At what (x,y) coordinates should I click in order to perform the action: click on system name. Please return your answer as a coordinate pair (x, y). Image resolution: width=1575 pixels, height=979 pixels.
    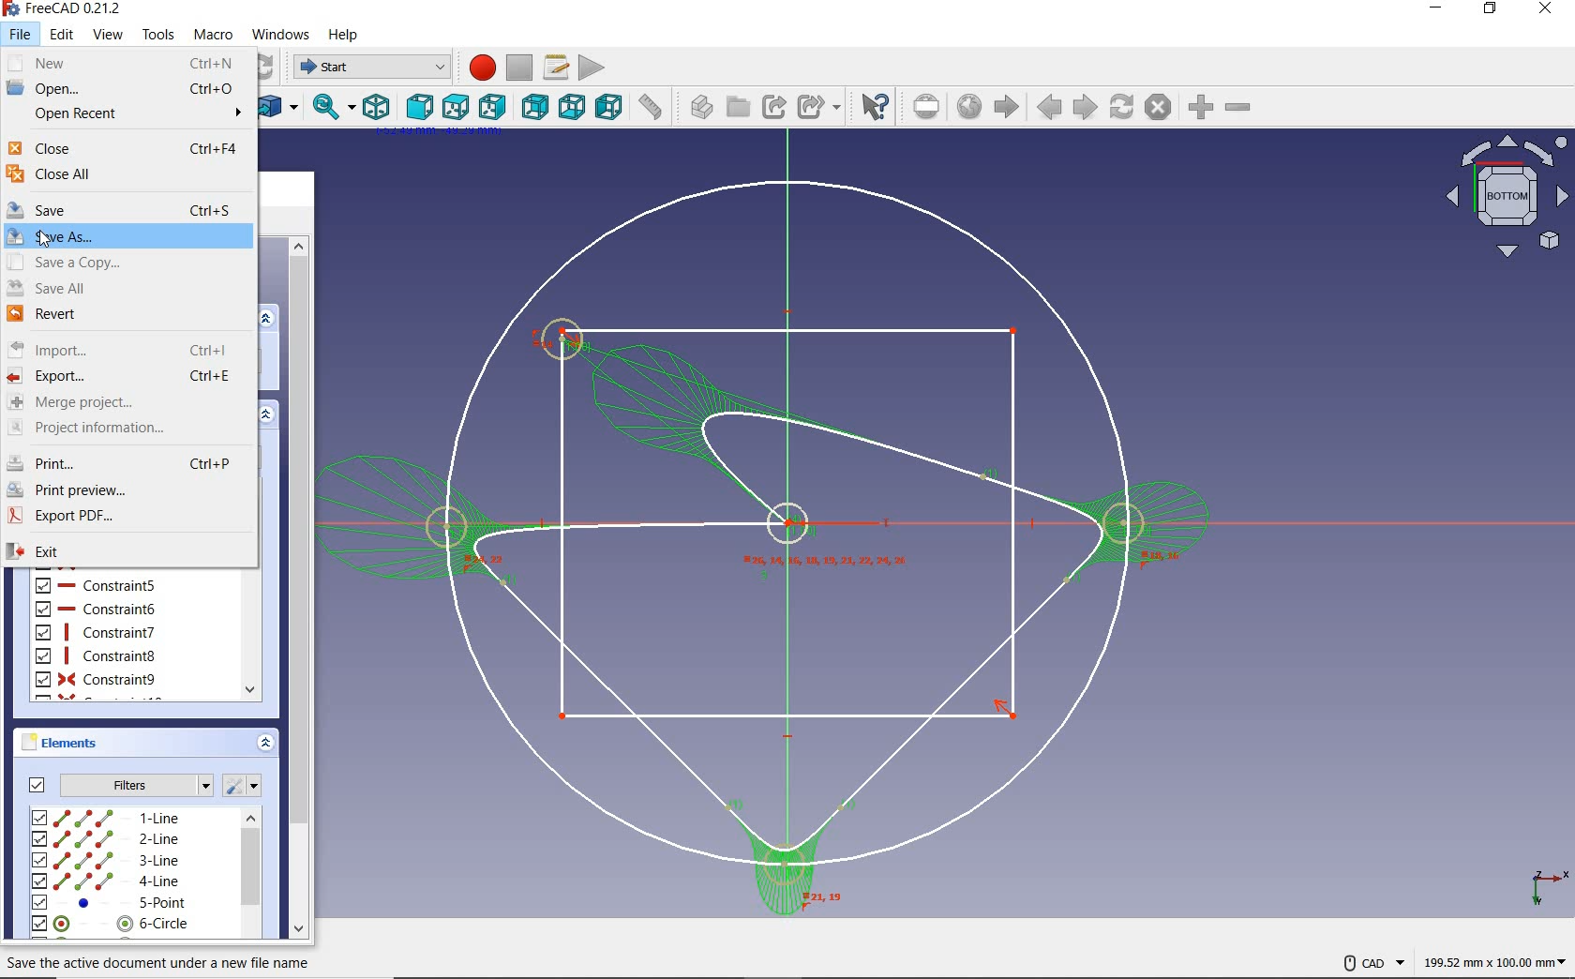
    Looking at the image, I should click on (64, 8).